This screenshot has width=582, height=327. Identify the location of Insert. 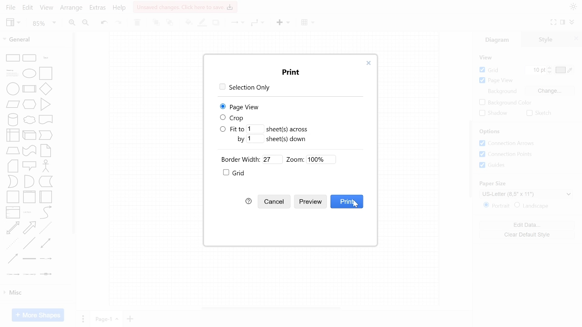
(309, 23).